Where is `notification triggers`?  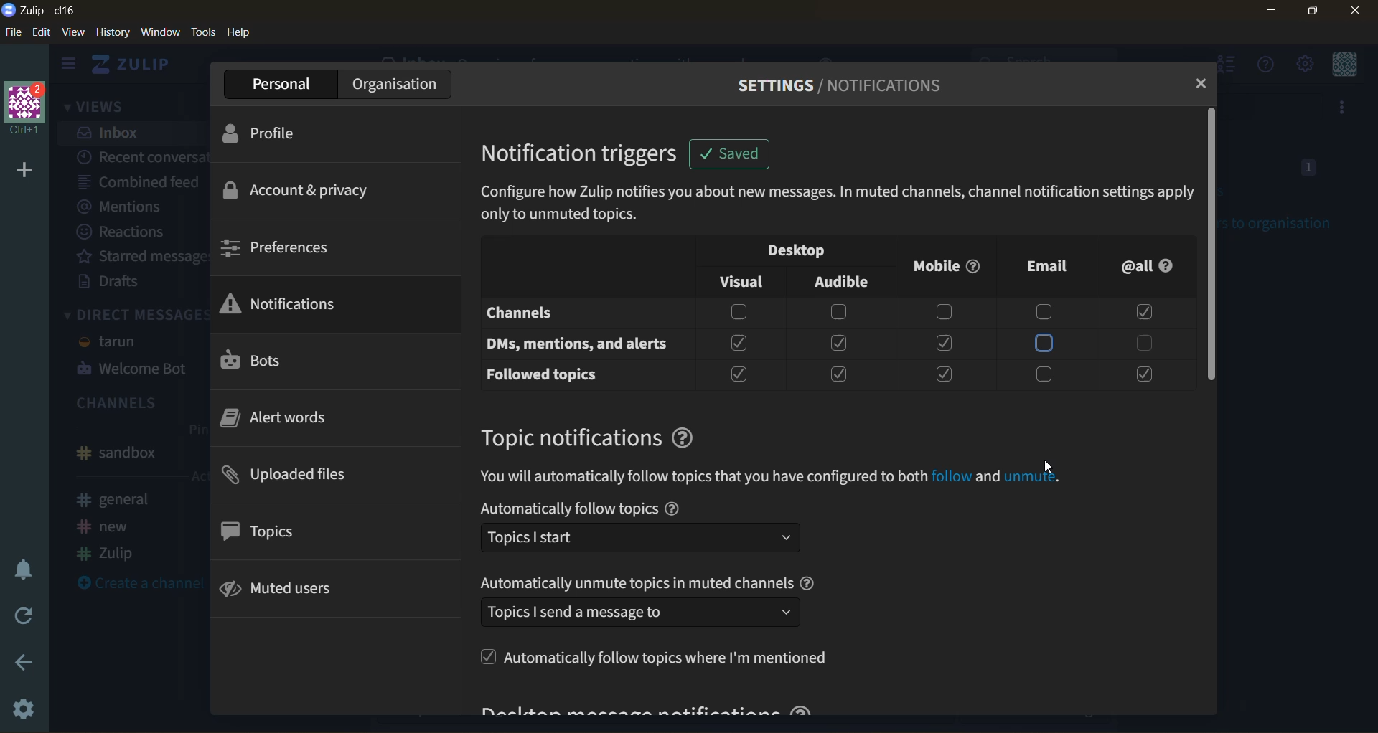 notification triggers is located at coordinates (589, 155).